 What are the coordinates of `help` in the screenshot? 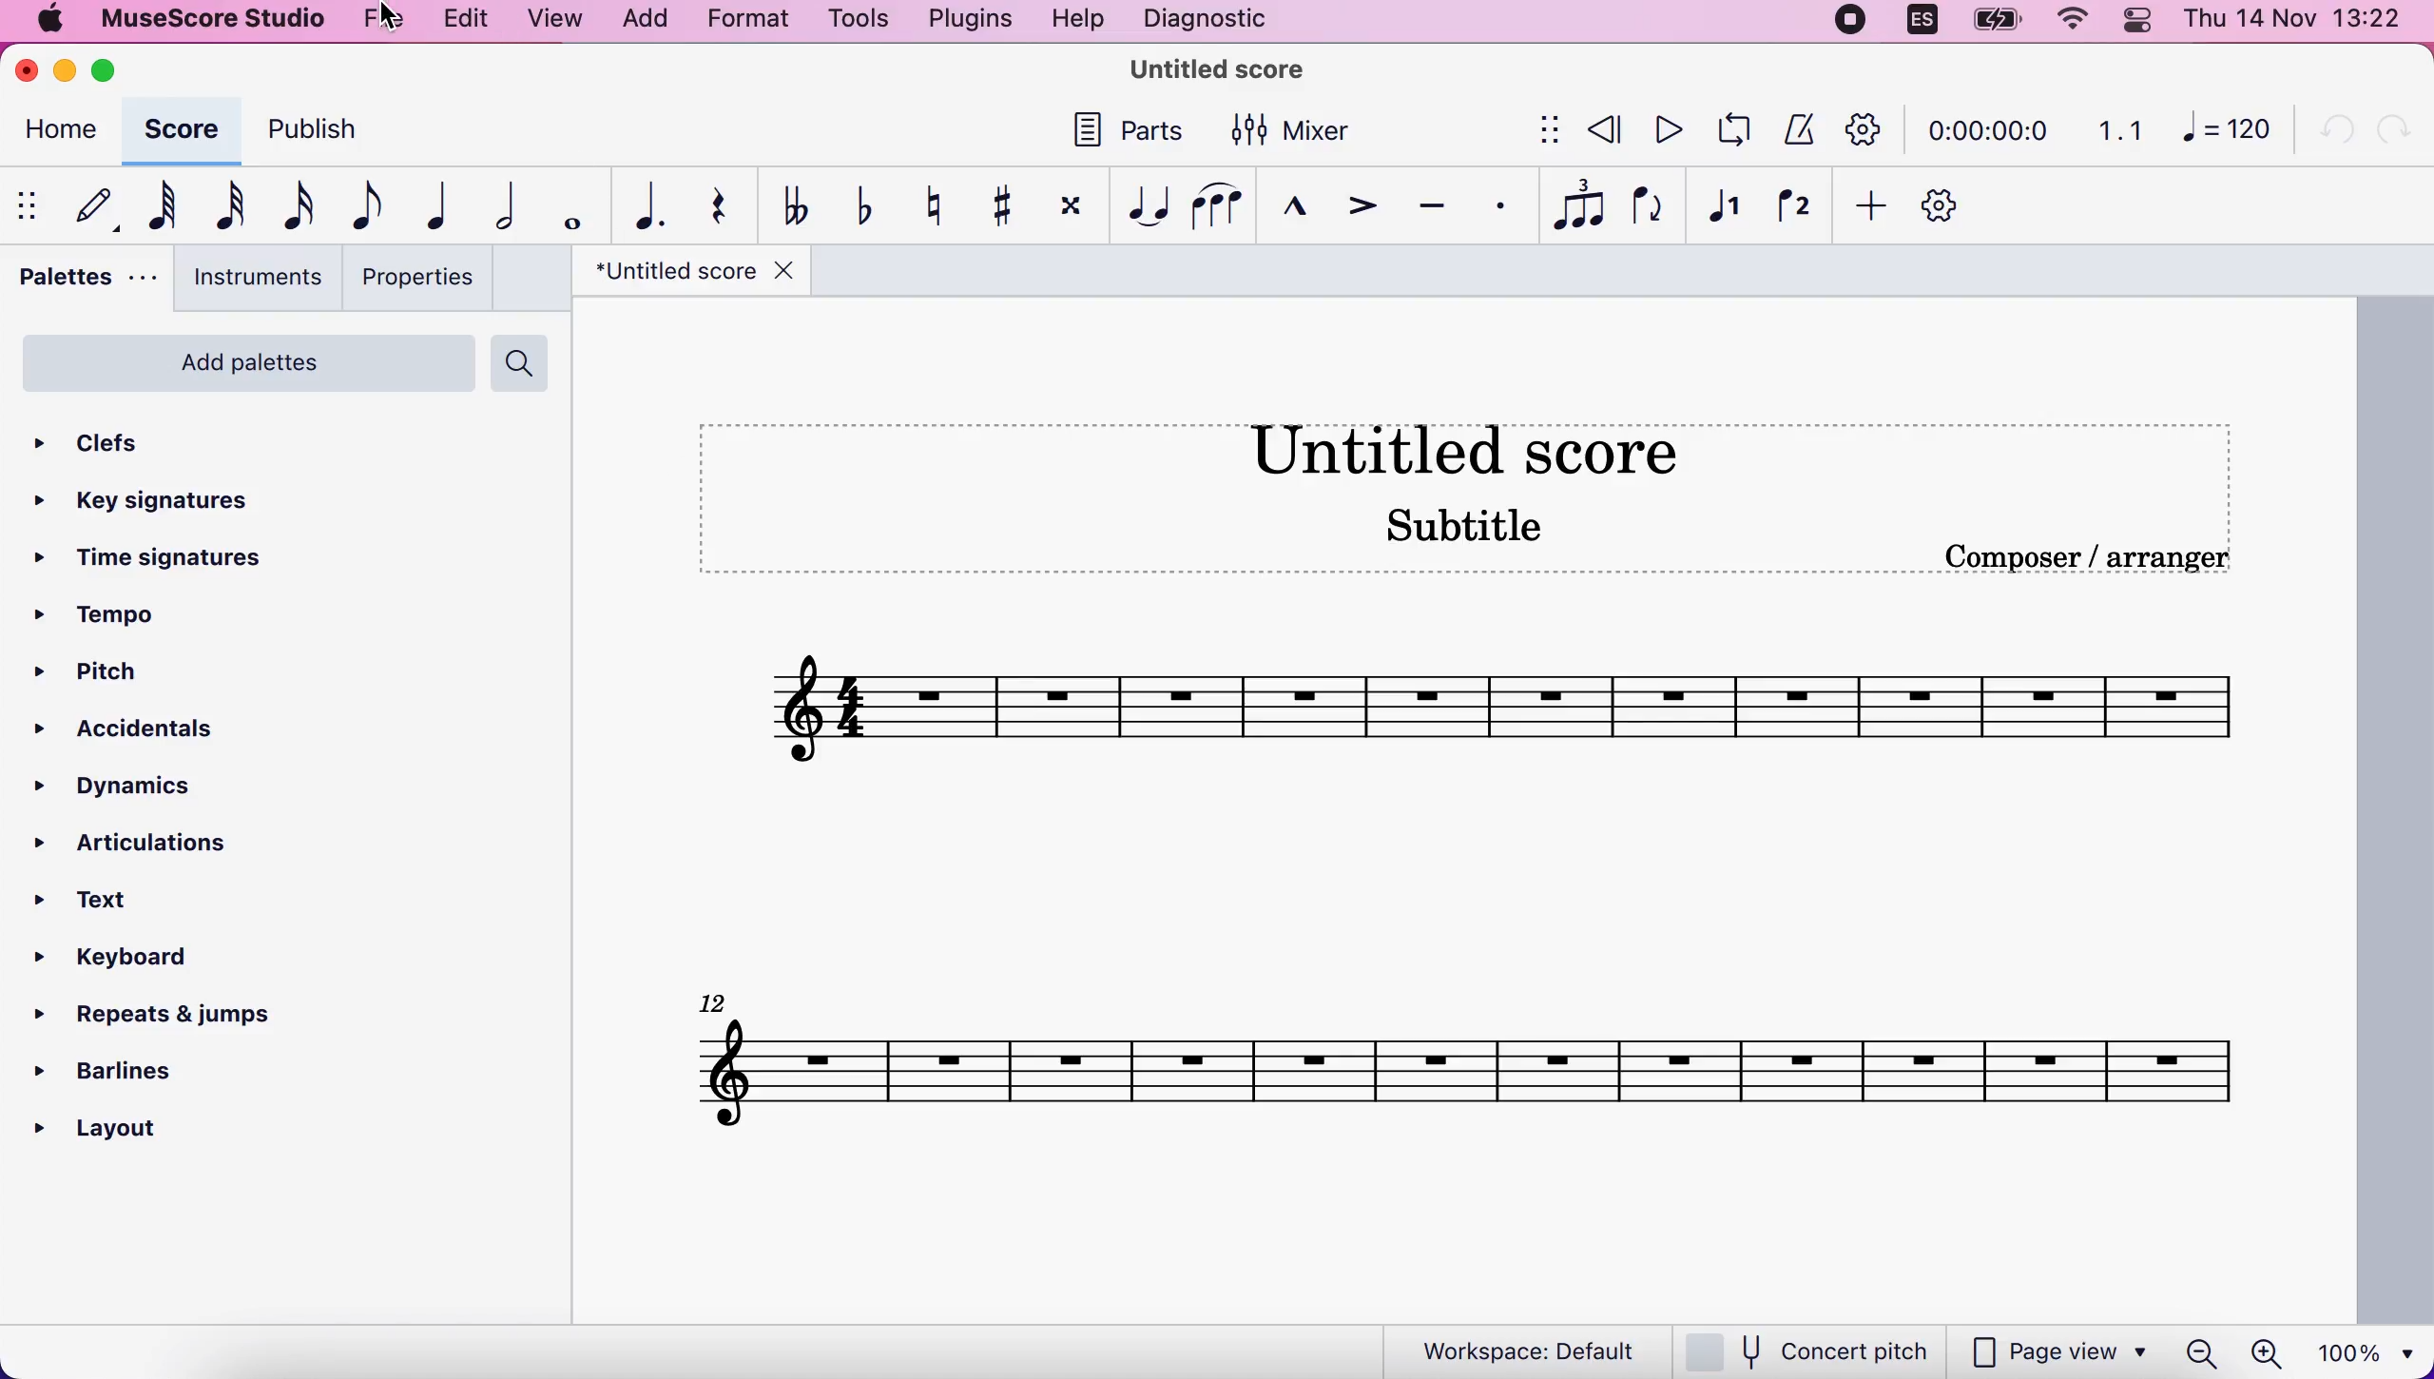 It's located at (1072, 21).